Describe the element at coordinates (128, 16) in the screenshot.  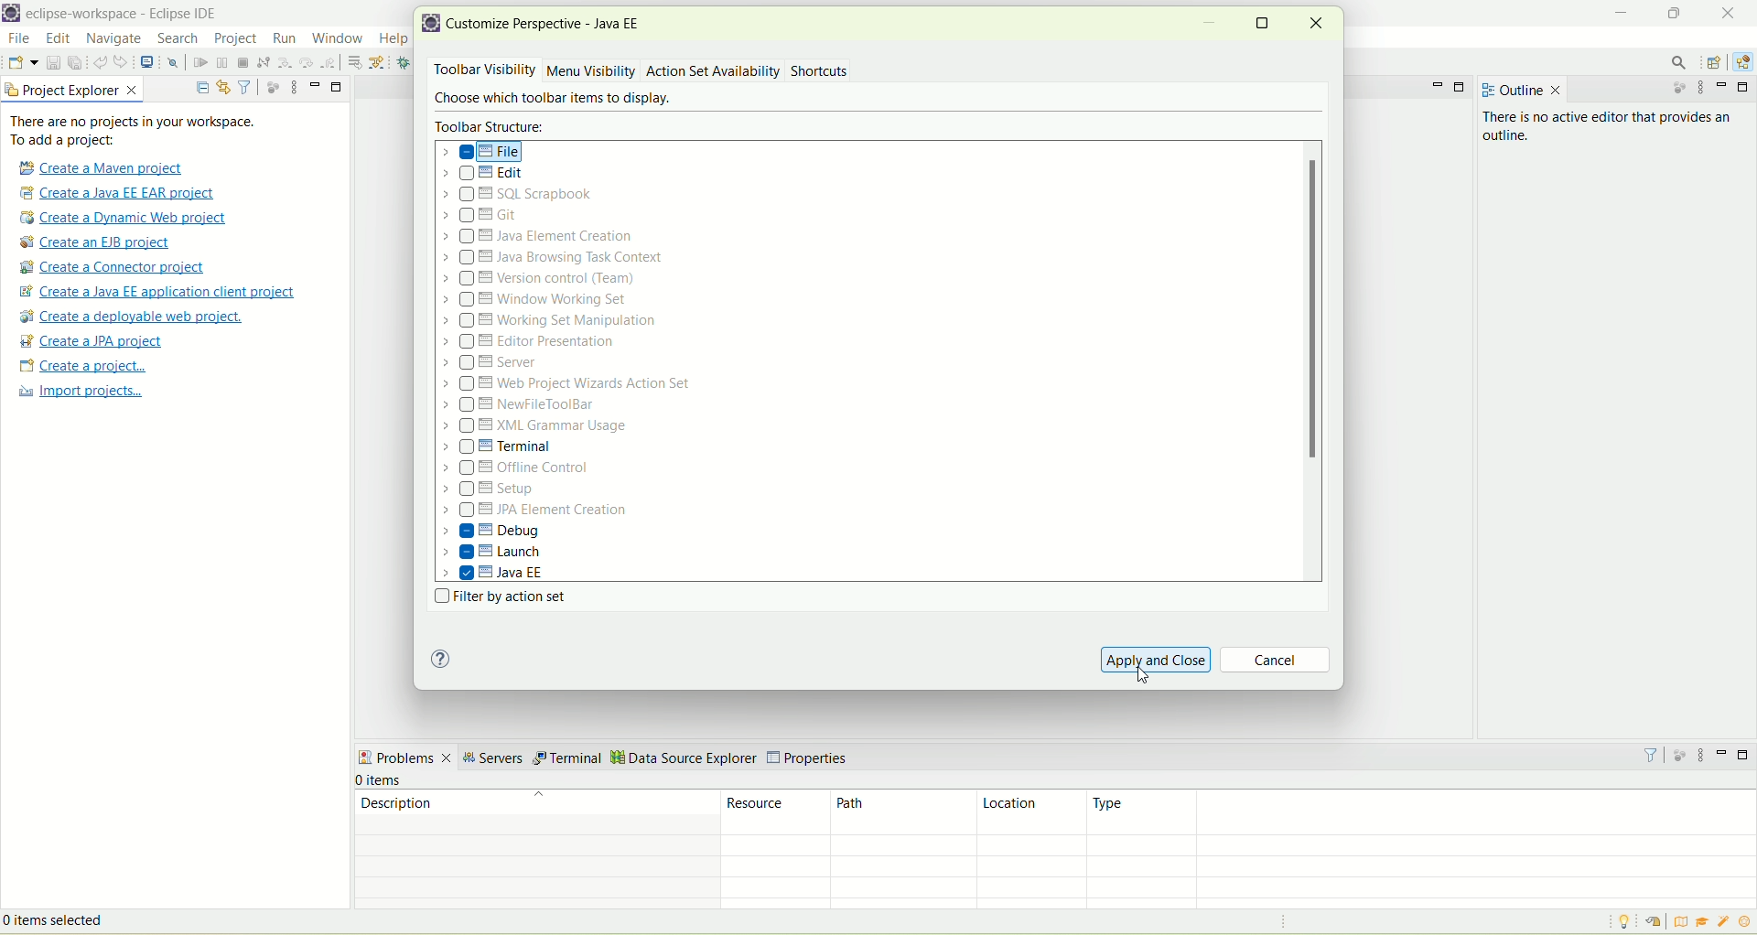
I see `eclipse workspace-Eclipse IDE` at that location.